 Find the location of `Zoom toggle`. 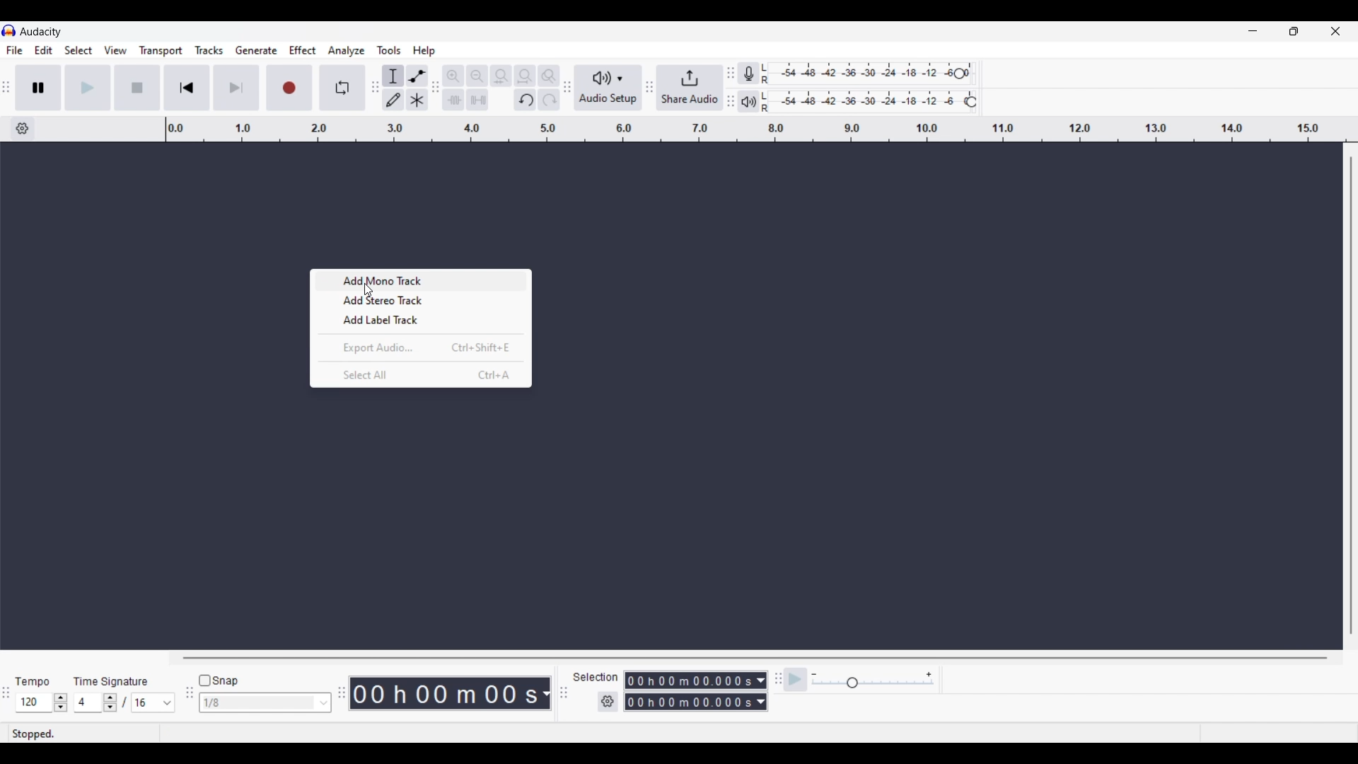

Zoom toggle is located at coordinates (548, 76).